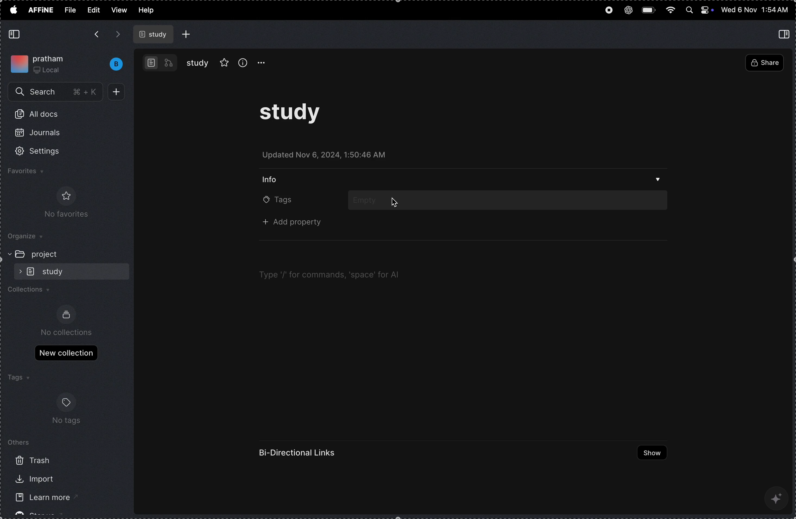 This screenshot has height=519, width=796. Describe the element at coordinates (93, 9) in the screenshot. I see `edit` at that location.